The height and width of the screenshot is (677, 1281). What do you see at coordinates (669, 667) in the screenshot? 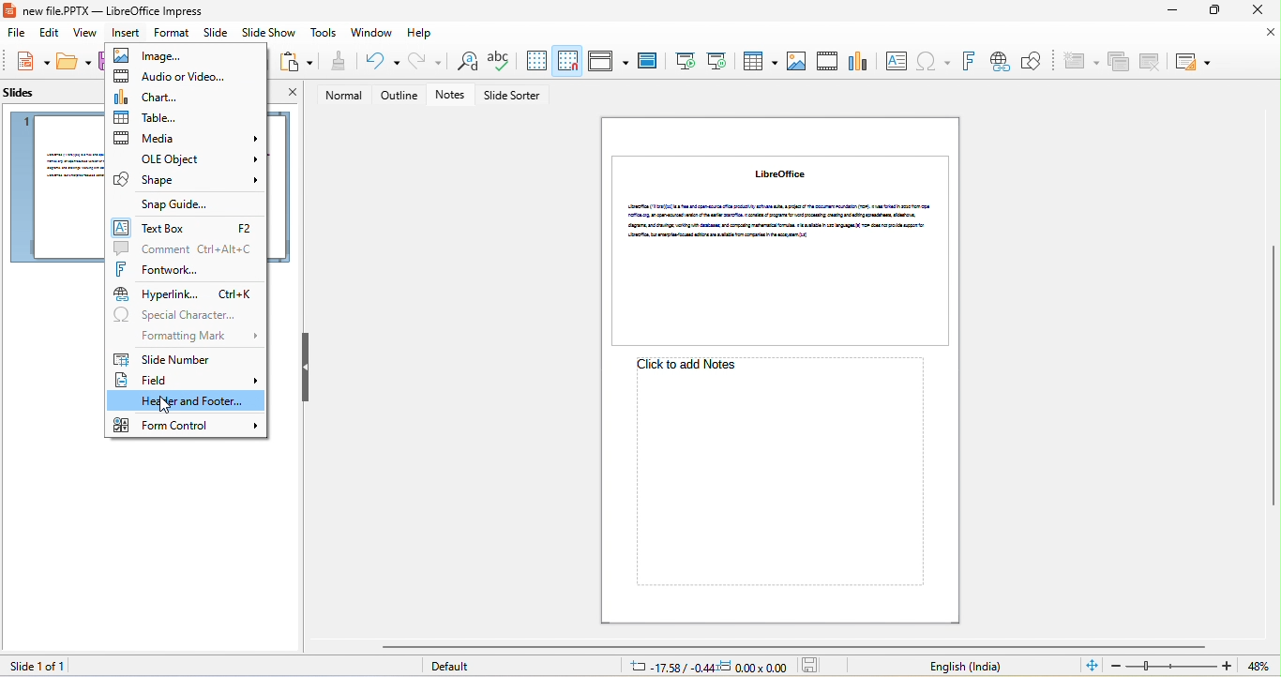
I see `cursor location: -17.58/-0.44` at bounding box center [669, 667].